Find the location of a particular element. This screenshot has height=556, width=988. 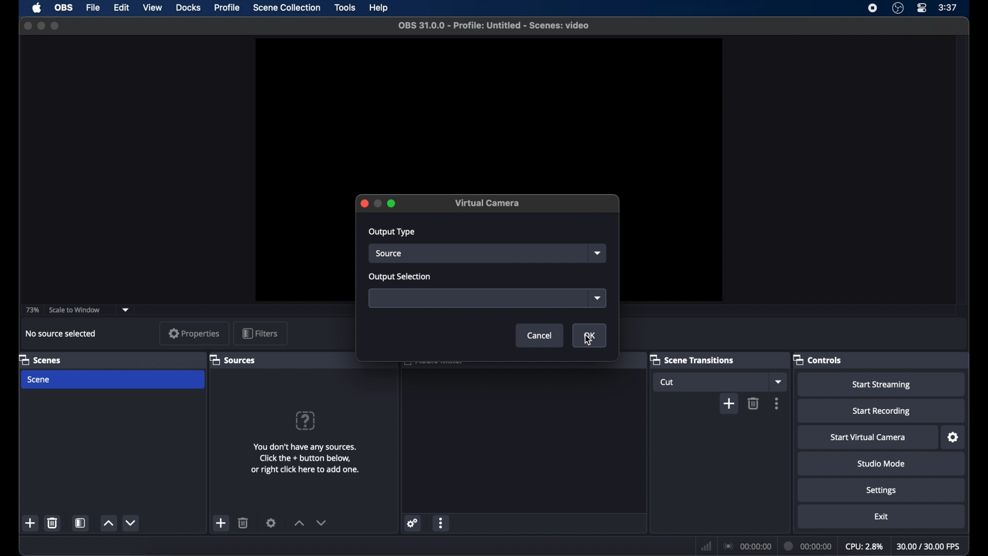

output type is located at coordinates (391, 232).